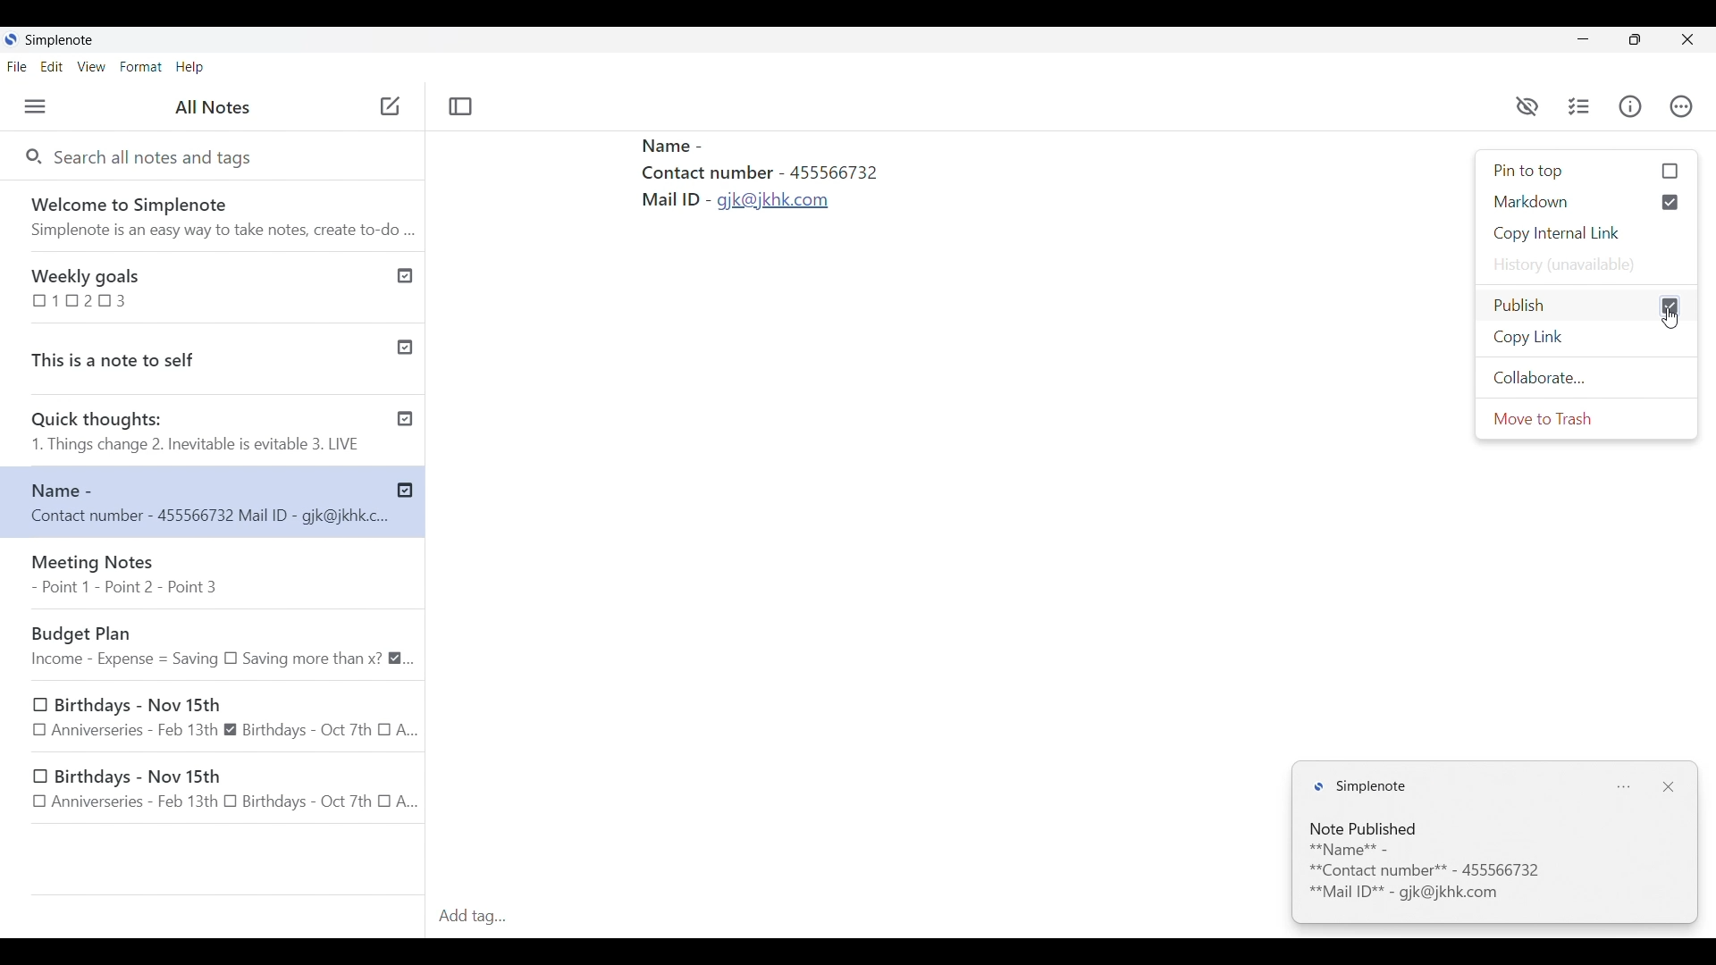 Image resolution: width=1716 pixels, height=965 pixels. What do you see at coordinates (217, 791) in the screenshot?
I see `Birthdays - Nov 15th` at bounding box center [217, 791].